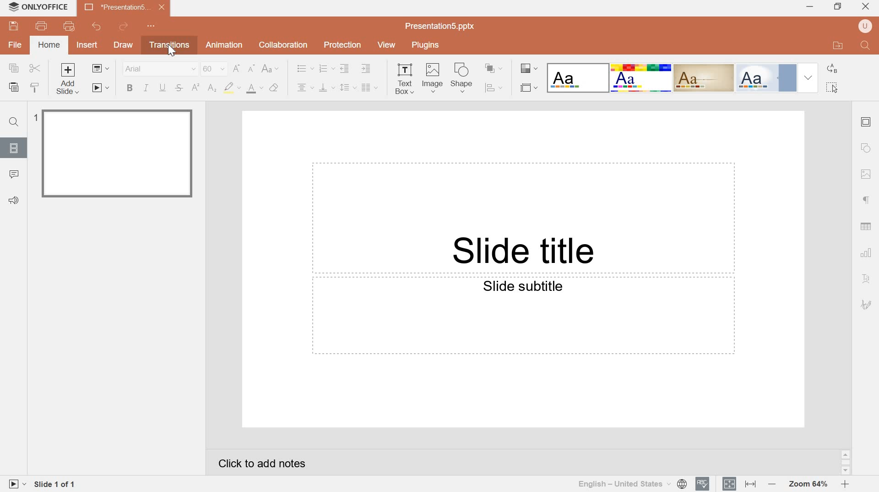  Describe the element at coordinates (167, 44) in the screenshot. I see `Transitions` at that location.